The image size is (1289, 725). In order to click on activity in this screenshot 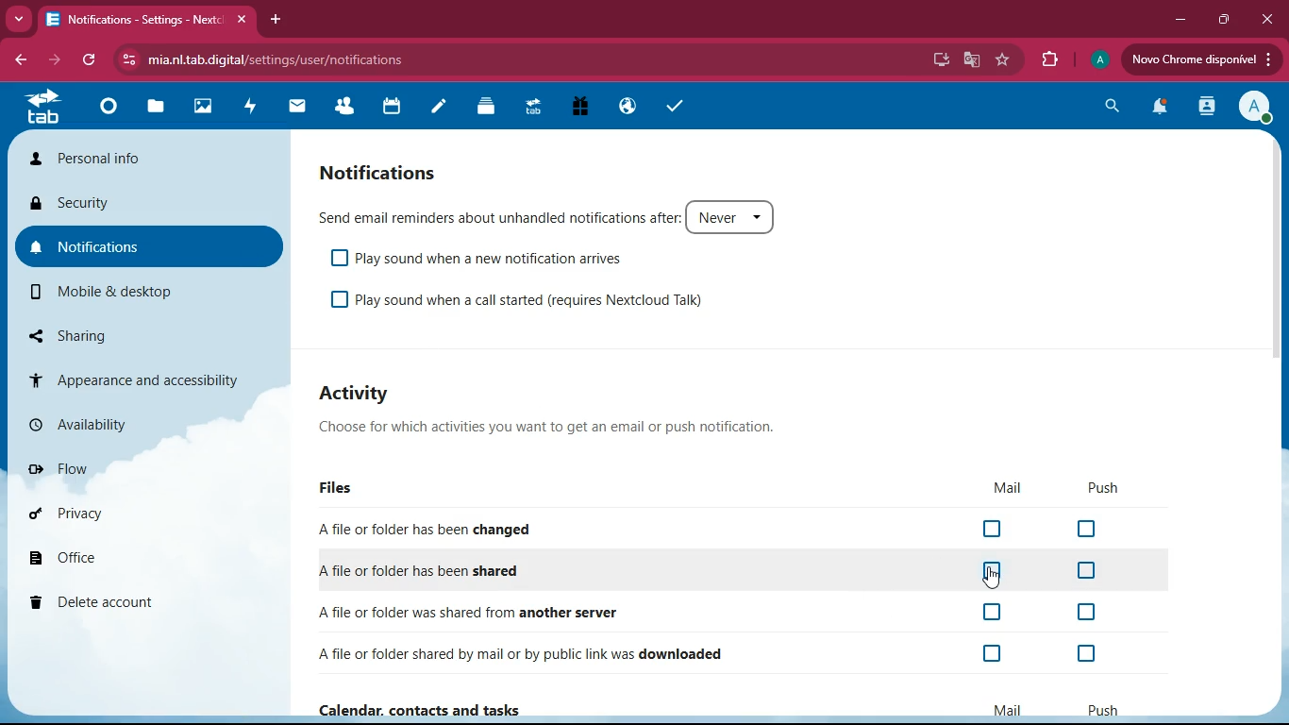, I will do `click(1203, 106)`.